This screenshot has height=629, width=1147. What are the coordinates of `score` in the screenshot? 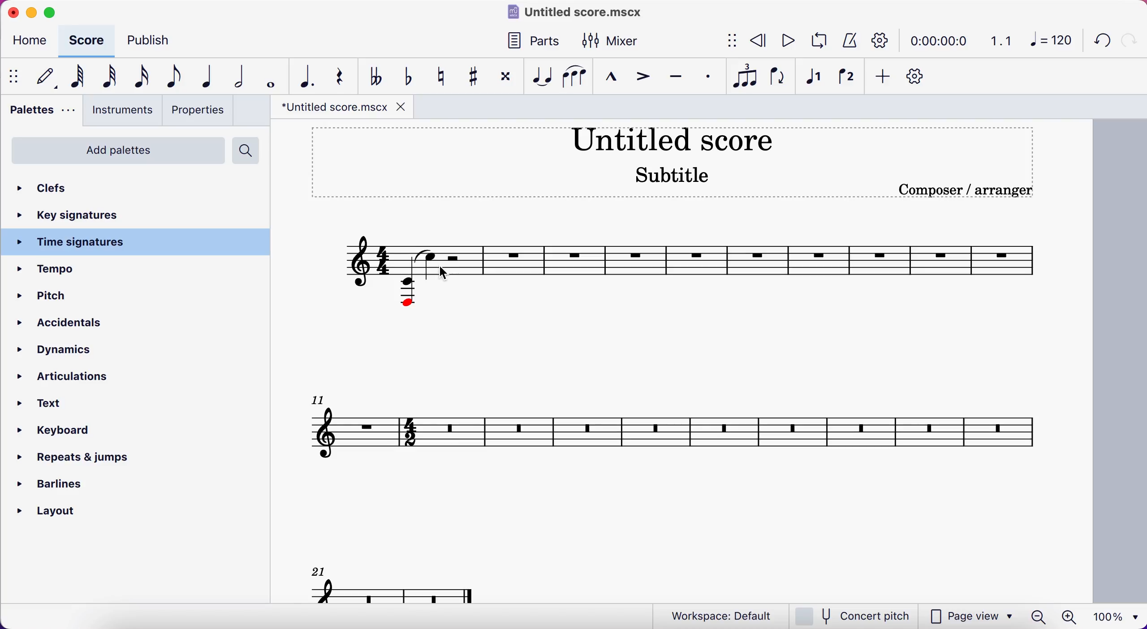 It's located at (90, 43).